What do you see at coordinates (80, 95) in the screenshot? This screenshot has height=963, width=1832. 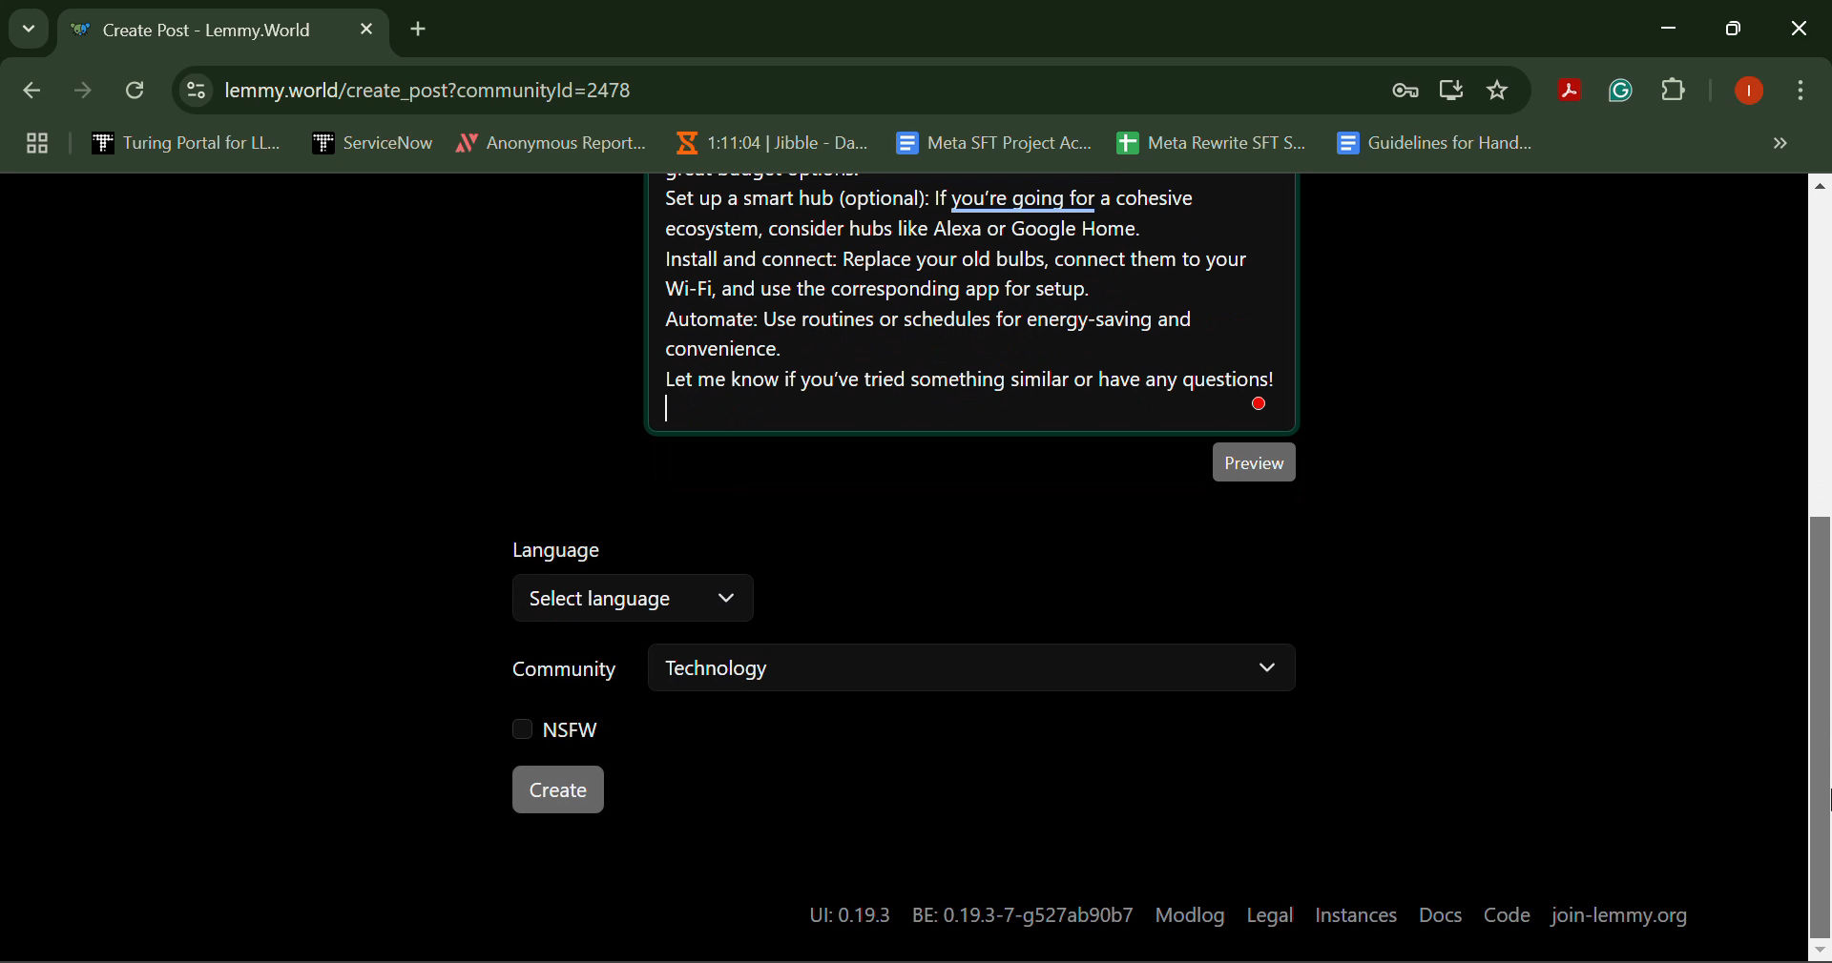 I see `Next Page ` at bounding box center [80, 95].